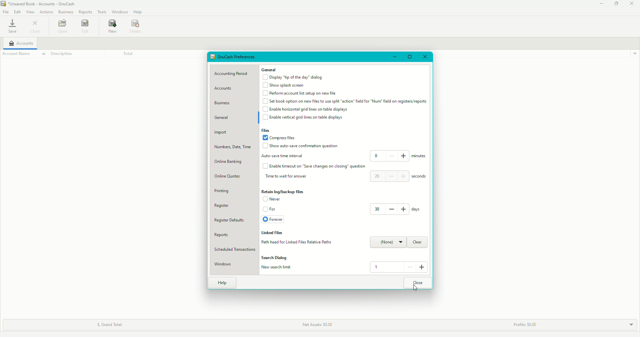 This screenshot has height=337, width=640. What do you see at coordinates (277, 268) in the screenshot?
I see `New search limit` at bounding box center [277, 268].